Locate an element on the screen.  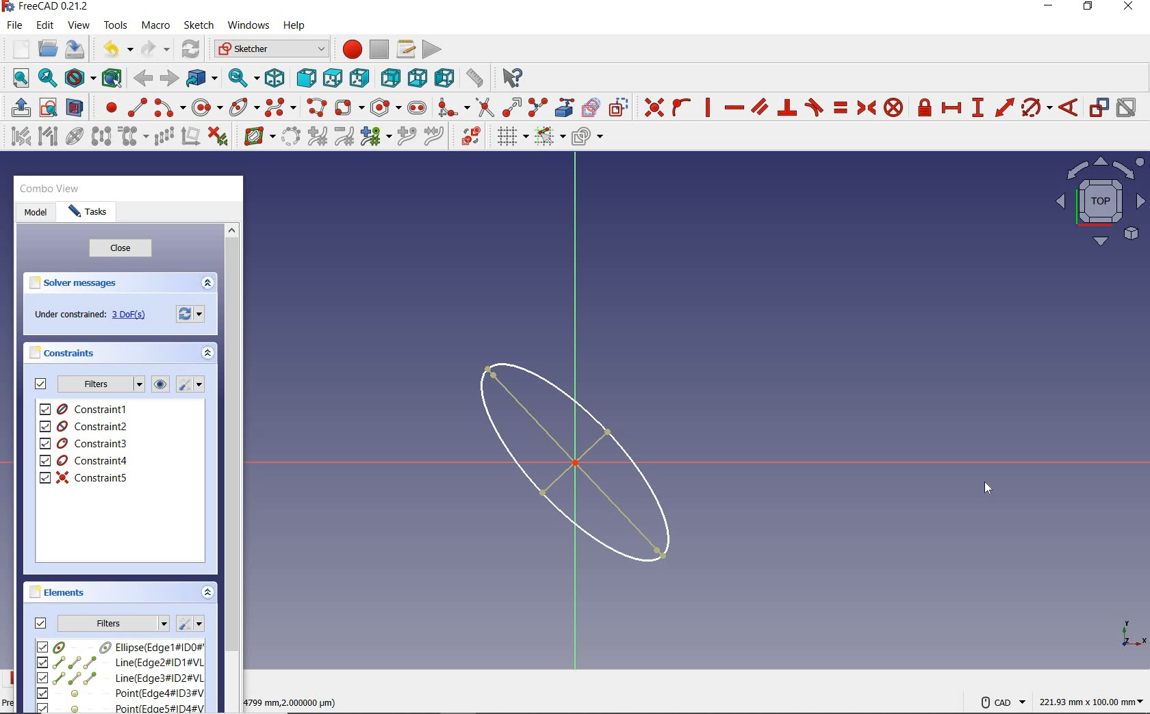
new is located at coordinates (17, 49).